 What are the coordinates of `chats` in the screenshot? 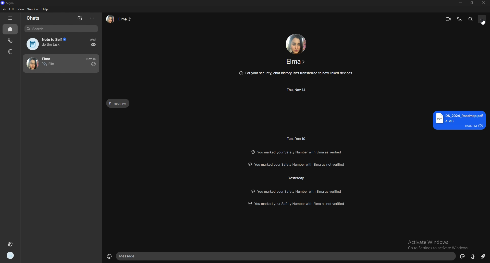 It's located at (10, 29).